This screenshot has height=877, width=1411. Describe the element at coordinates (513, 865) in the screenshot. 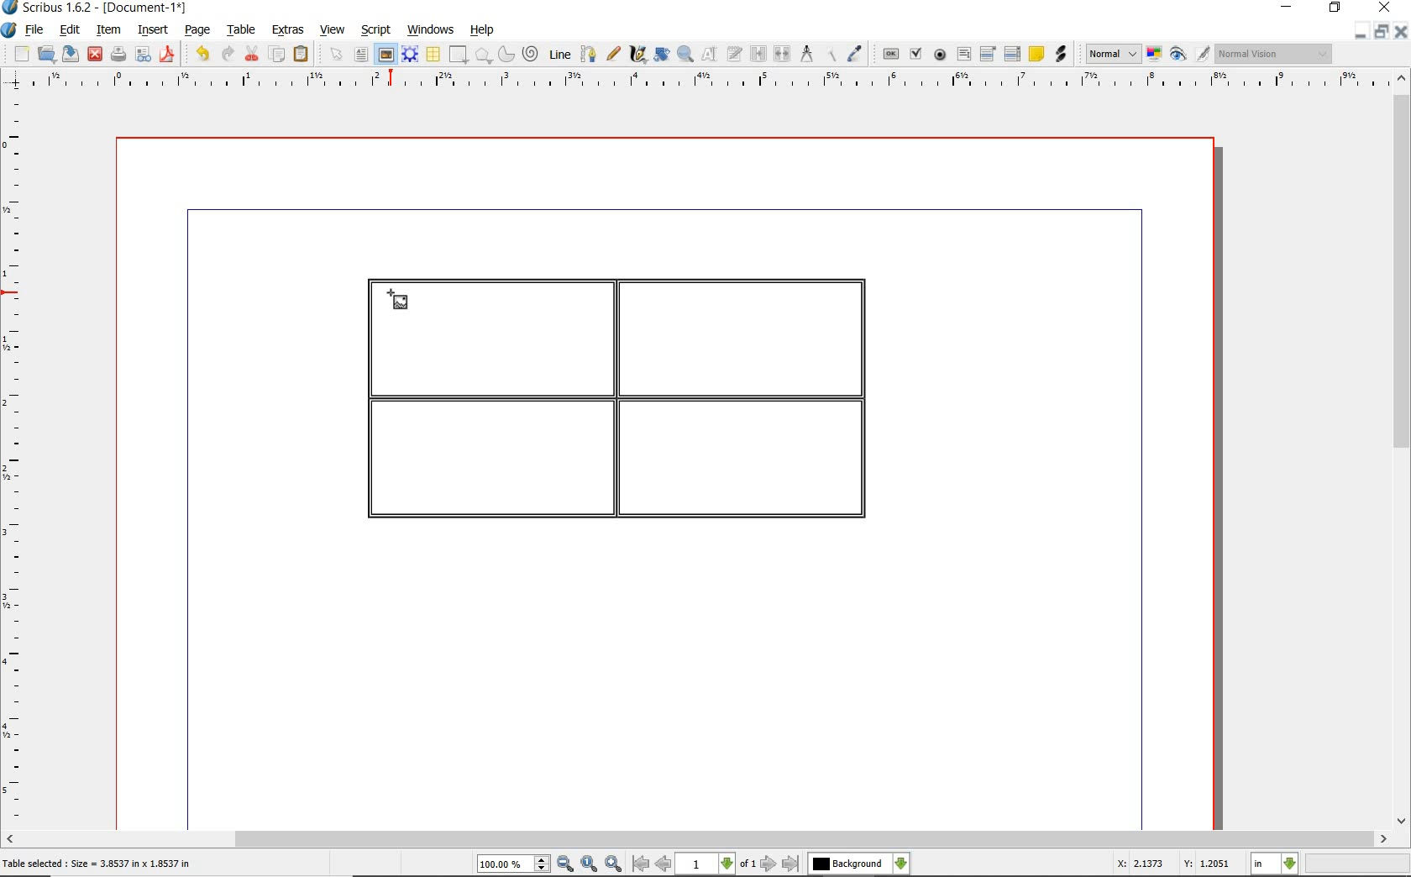

I see `select current zoom level` at that location.